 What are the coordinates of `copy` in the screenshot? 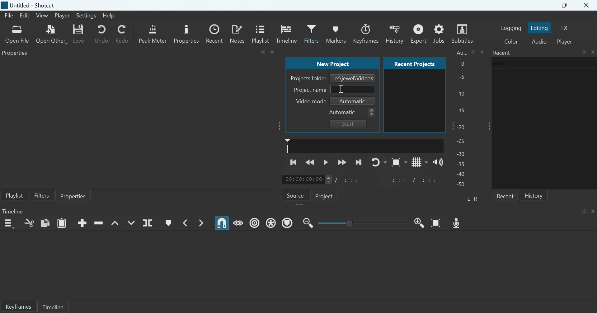 It's located at (45, 222).